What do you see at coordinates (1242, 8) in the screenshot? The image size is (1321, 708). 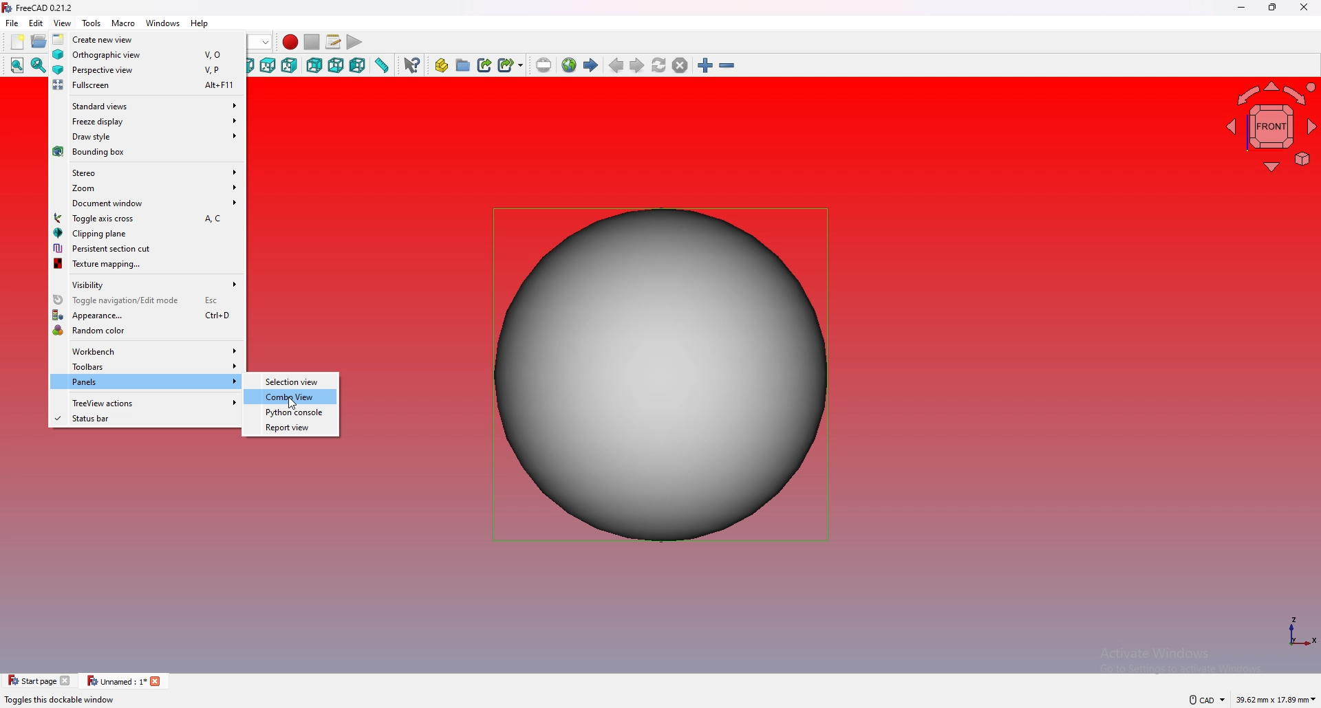 I see `minimize` at bounding box center [1242, 8].